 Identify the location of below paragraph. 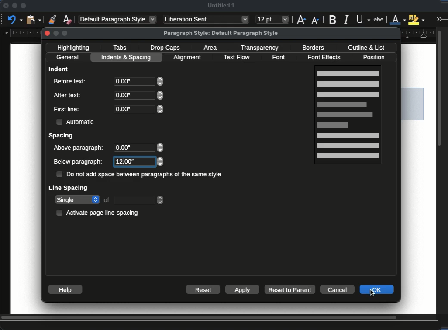
(79, 162).